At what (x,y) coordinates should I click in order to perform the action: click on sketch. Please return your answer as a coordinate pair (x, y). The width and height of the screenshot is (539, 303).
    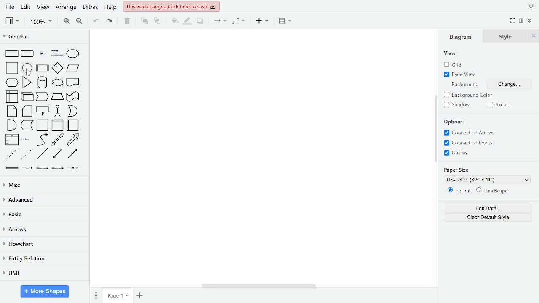
    Looking at the image, I should click on (501, 106).